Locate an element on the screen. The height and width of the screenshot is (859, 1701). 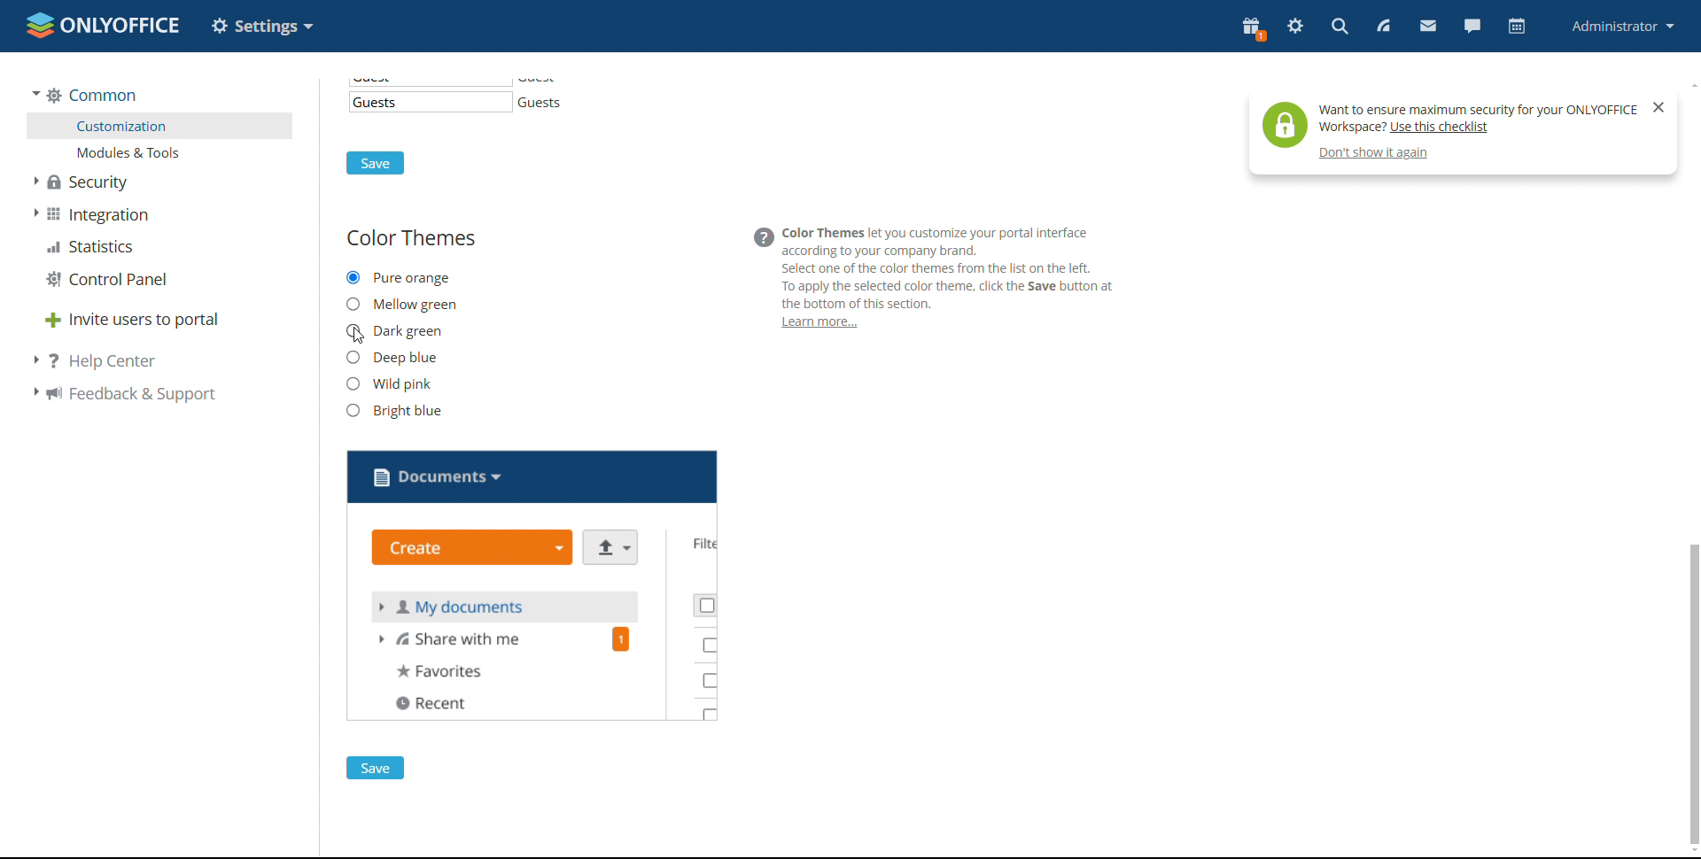
scrollbar moved is located at coordinates (1694, 694).